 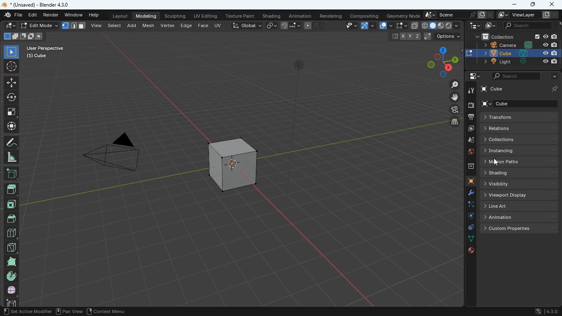 I want to click on blender, so click(x=40, y=5).